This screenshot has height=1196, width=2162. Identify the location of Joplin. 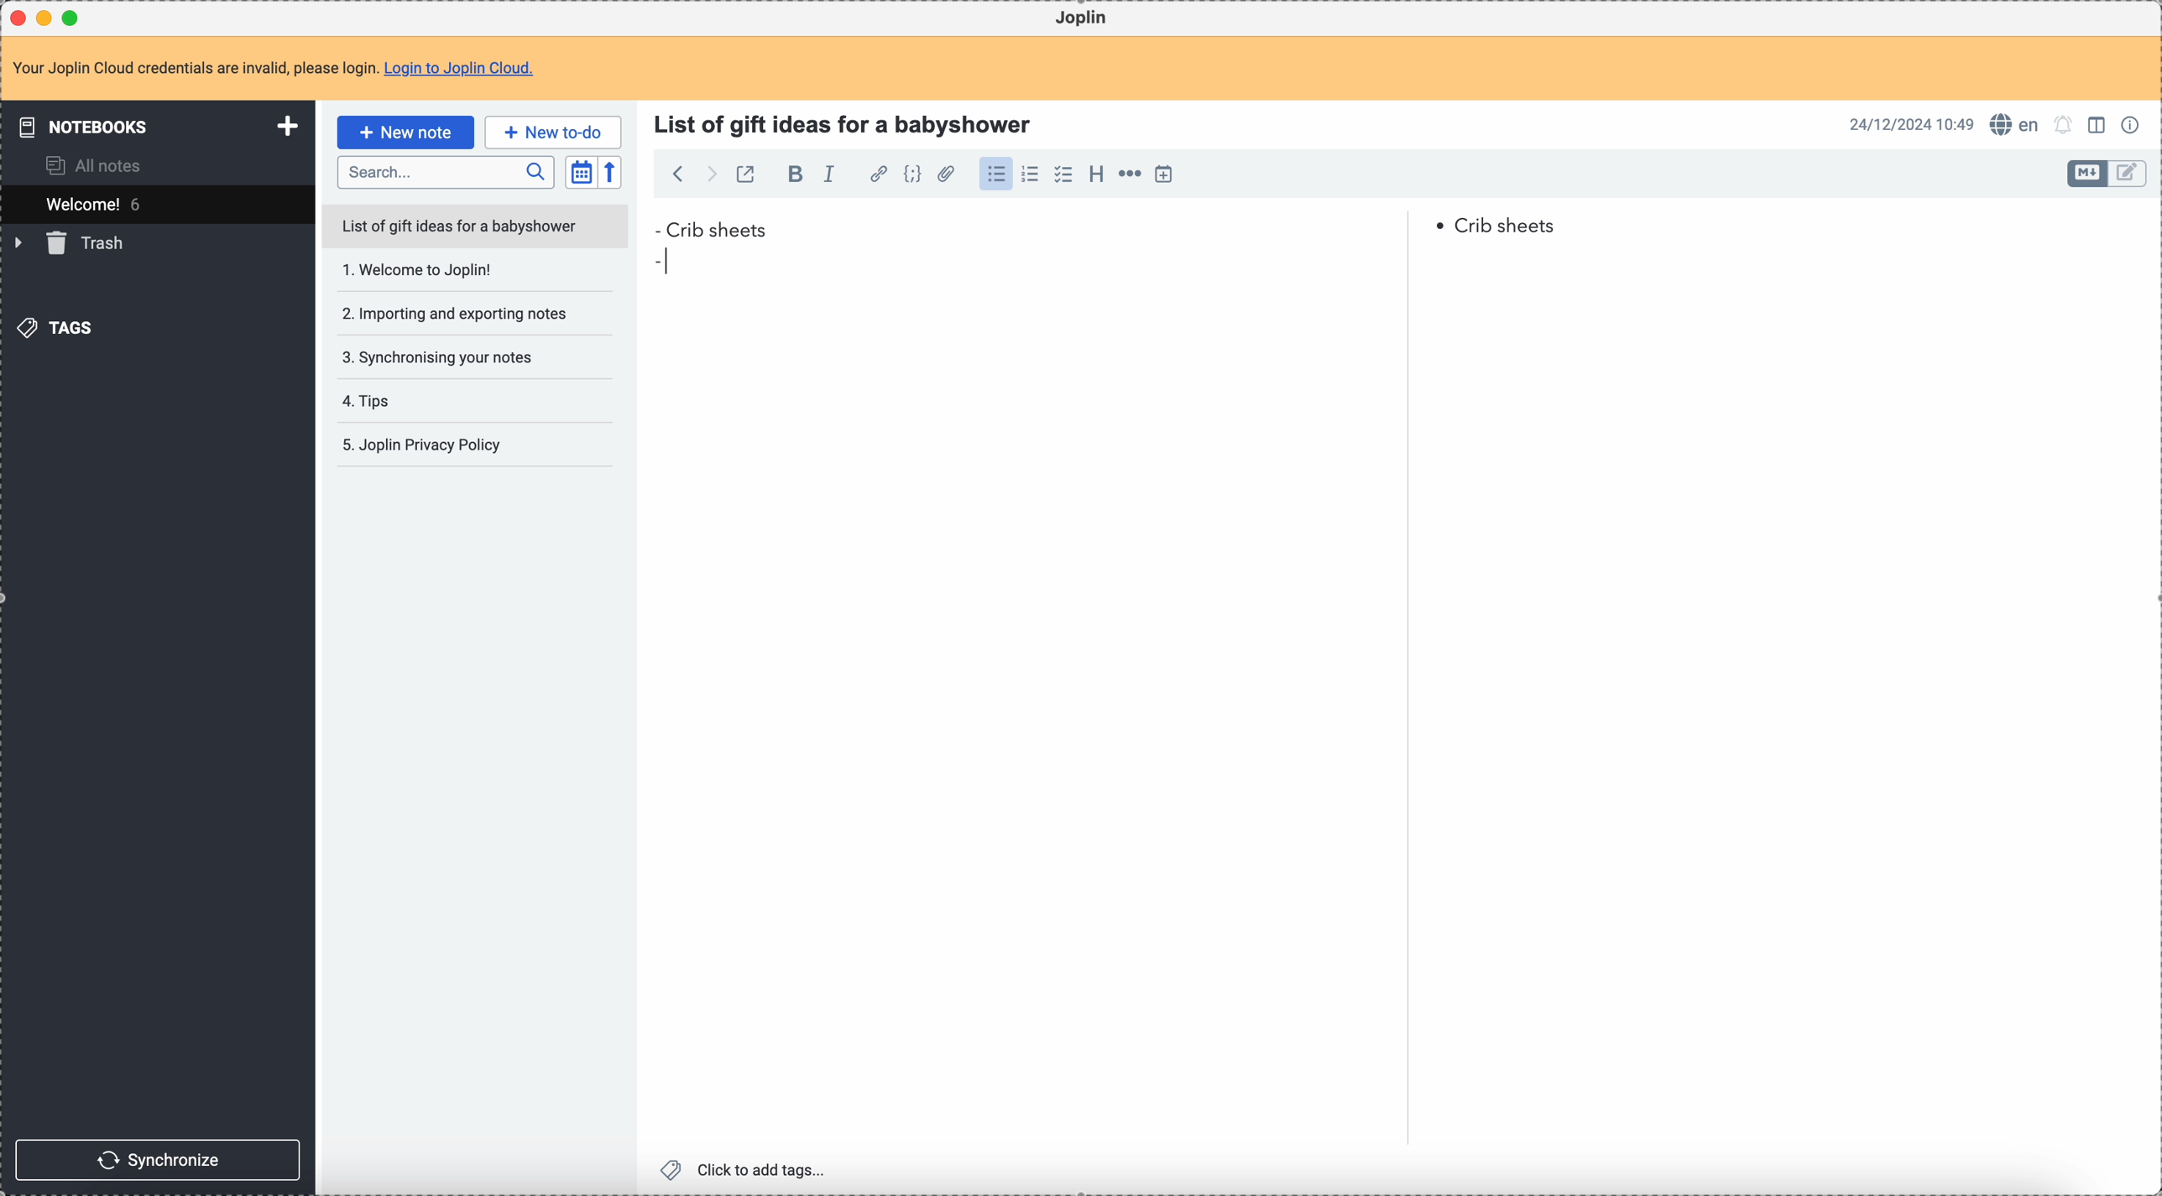
(1085, 18).